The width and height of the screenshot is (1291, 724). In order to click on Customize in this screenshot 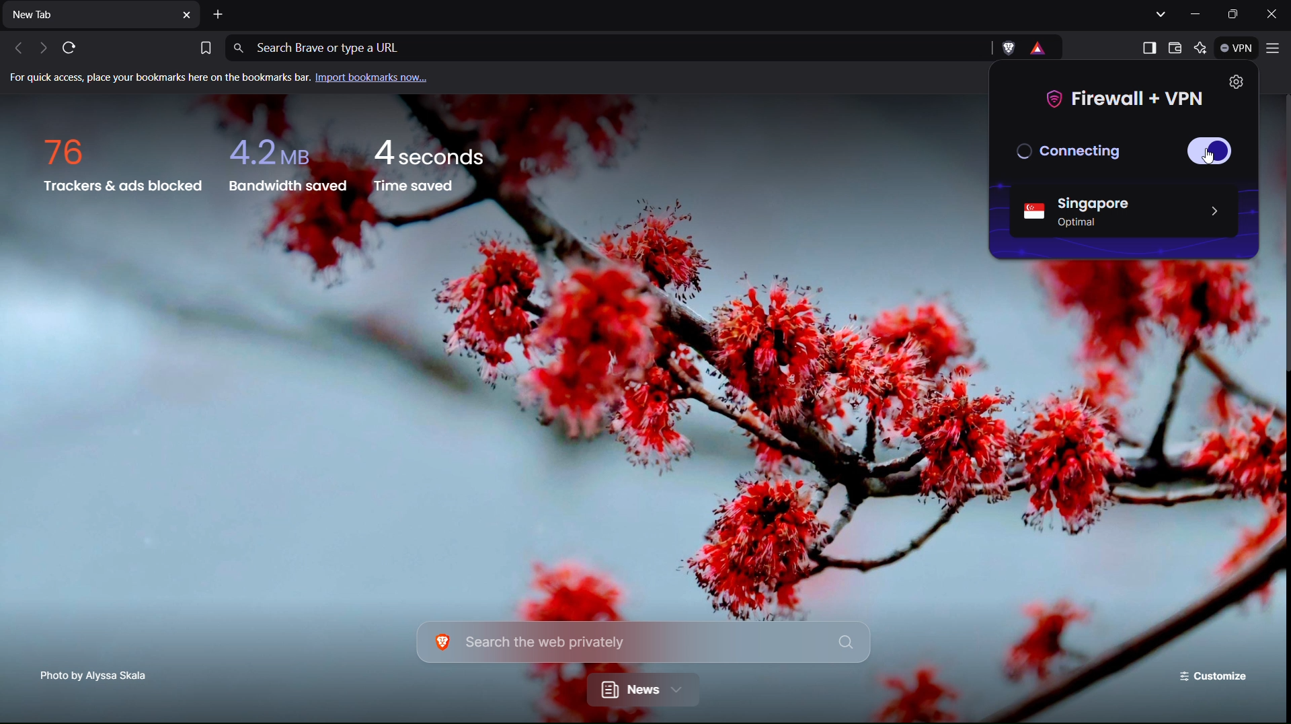, I will do `click(1212, 674)`.